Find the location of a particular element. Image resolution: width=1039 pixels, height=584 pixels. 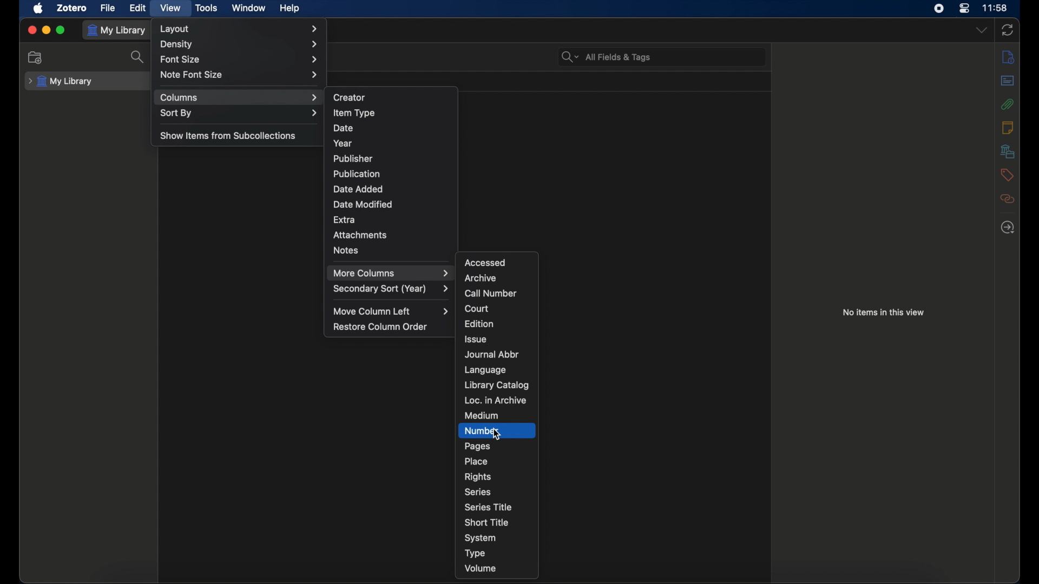

year is located at coordinates (342, 143).